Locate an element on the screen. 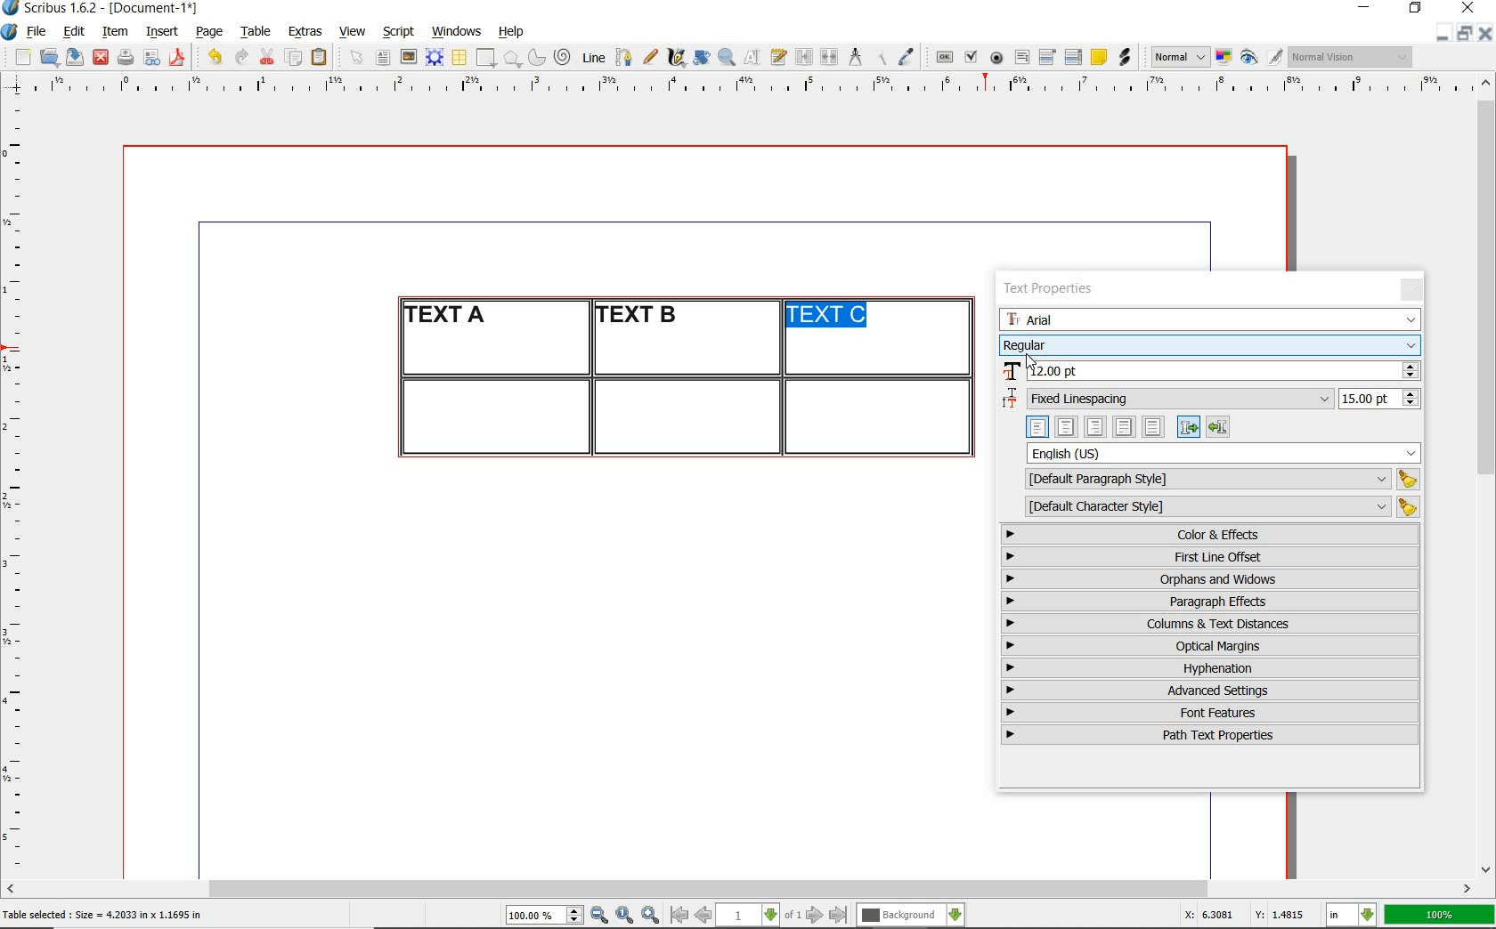 The width and height of the screenshot is (1496, 929). redo is located at coordinates (240, 55).